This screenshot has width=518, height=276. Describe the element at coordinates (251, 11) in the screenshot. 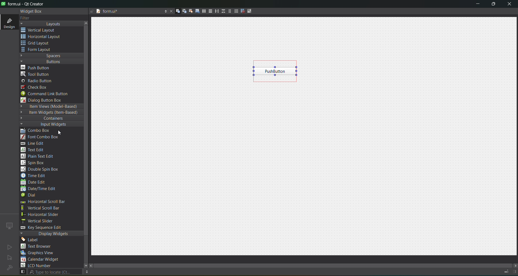

I see `adjust size` at that location.